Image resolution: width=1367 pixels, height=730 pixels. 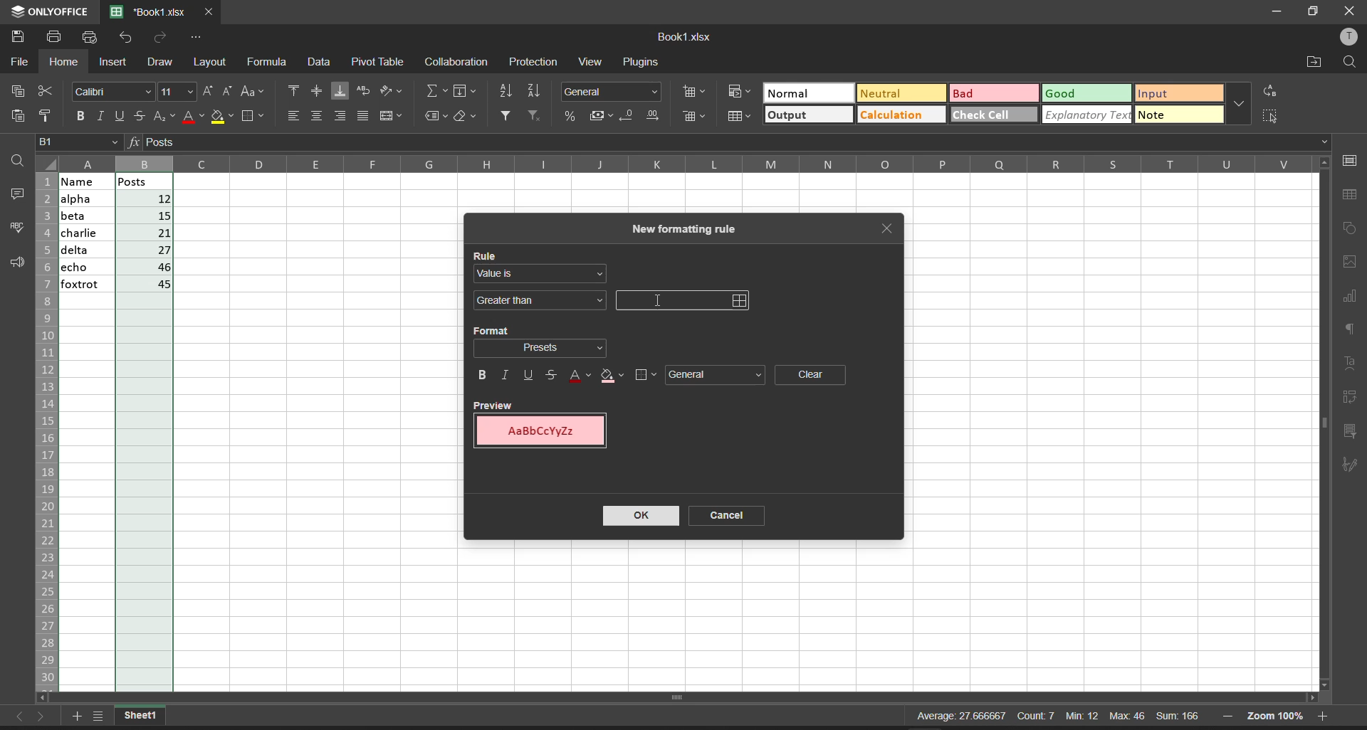 I want to click on save, so click(x=20, y=37).